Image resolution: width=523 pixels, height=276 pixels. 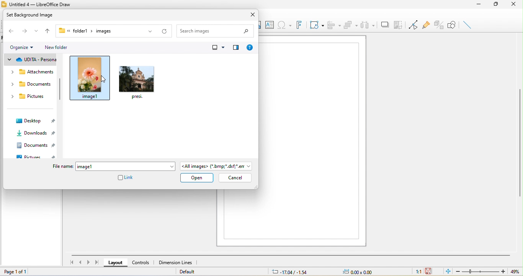 I want to click on align object, so click(x=334, y=25).